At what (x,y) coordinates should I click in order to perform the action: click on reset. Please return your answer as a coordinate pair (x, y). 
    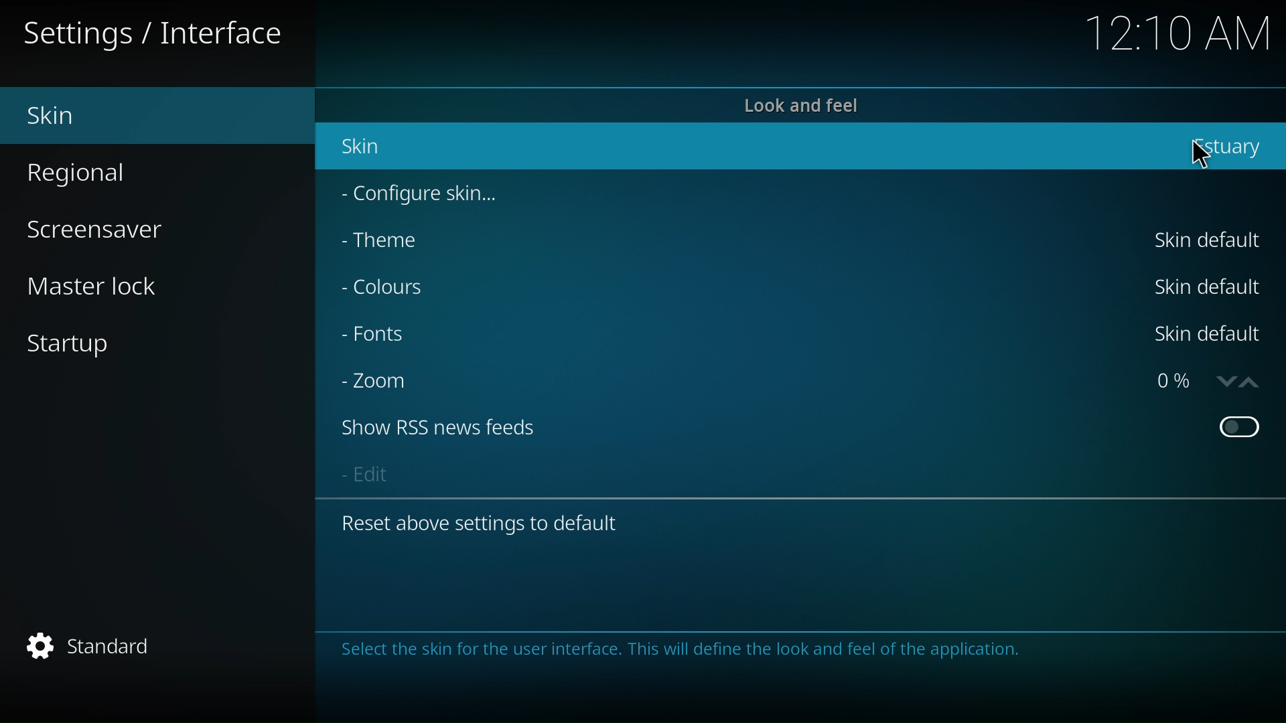
    Looking at the image, I should click on (492, 526).